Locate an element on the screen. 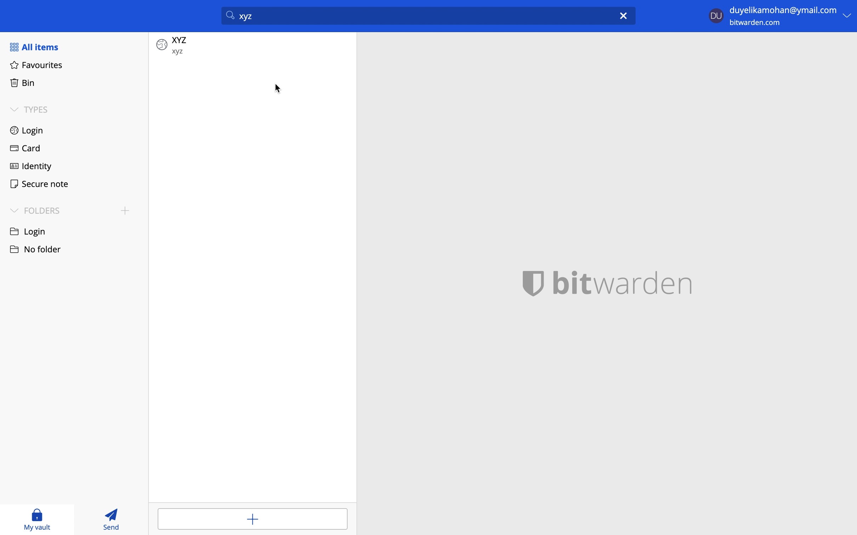  login to search for: xyz is located at coordinates (415, 16).